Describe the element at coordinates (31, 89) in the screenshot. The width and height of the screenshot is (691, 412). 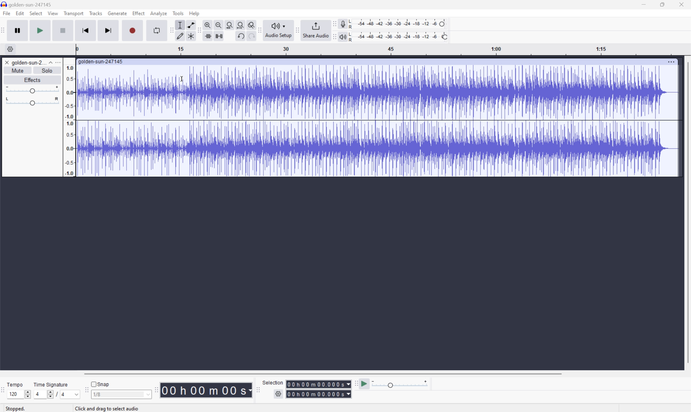
I see `Slider` at that location.